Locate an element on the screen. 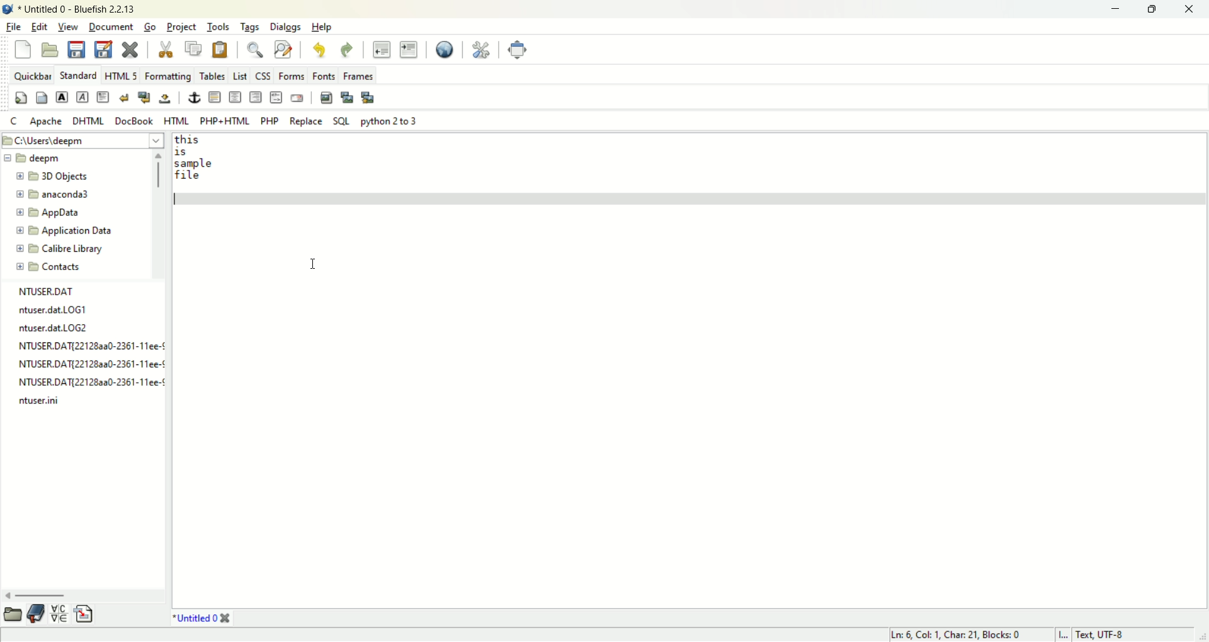  strong is located at coordinates (60, 96).